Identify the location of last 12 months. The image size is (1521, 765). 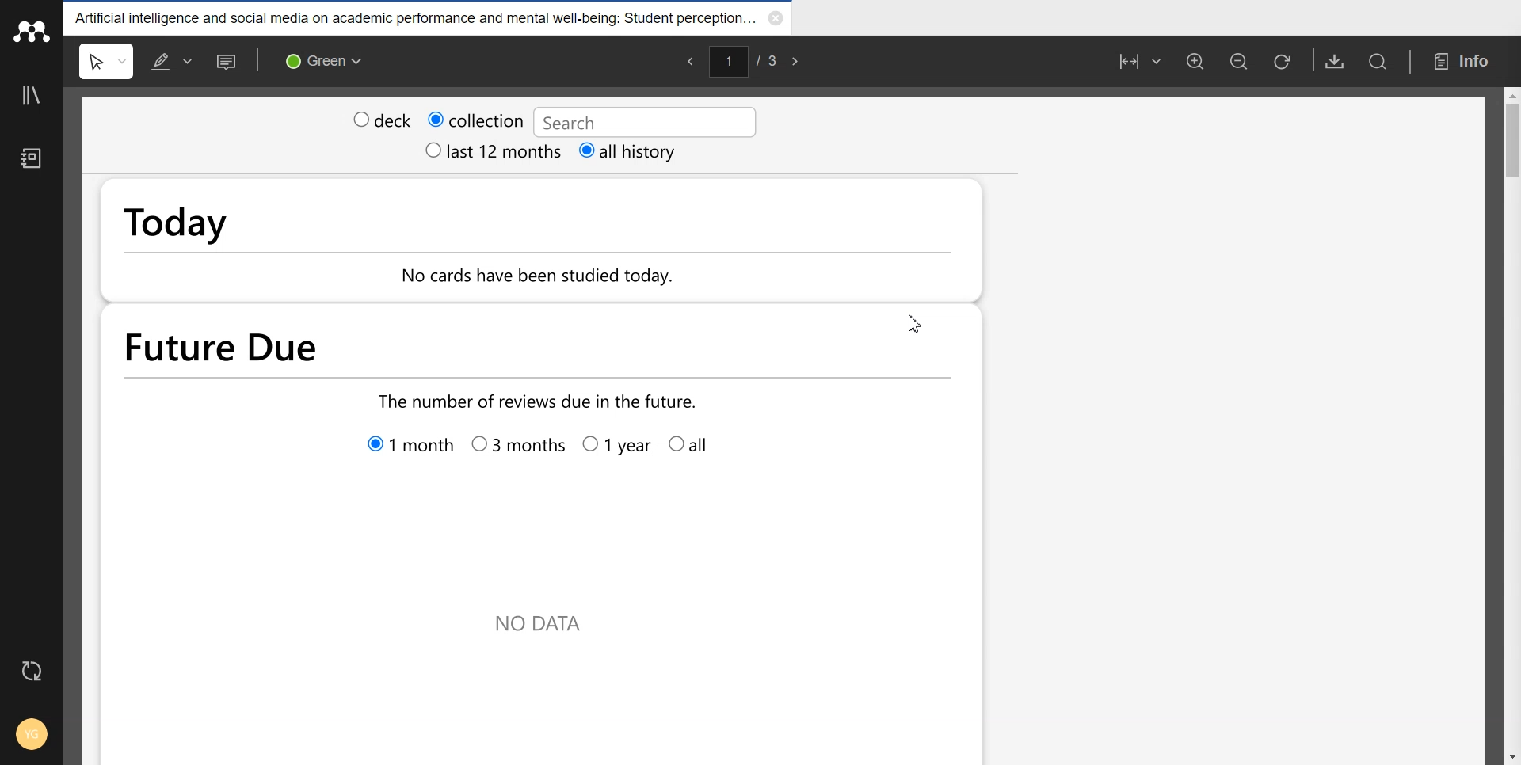
(474, 151).